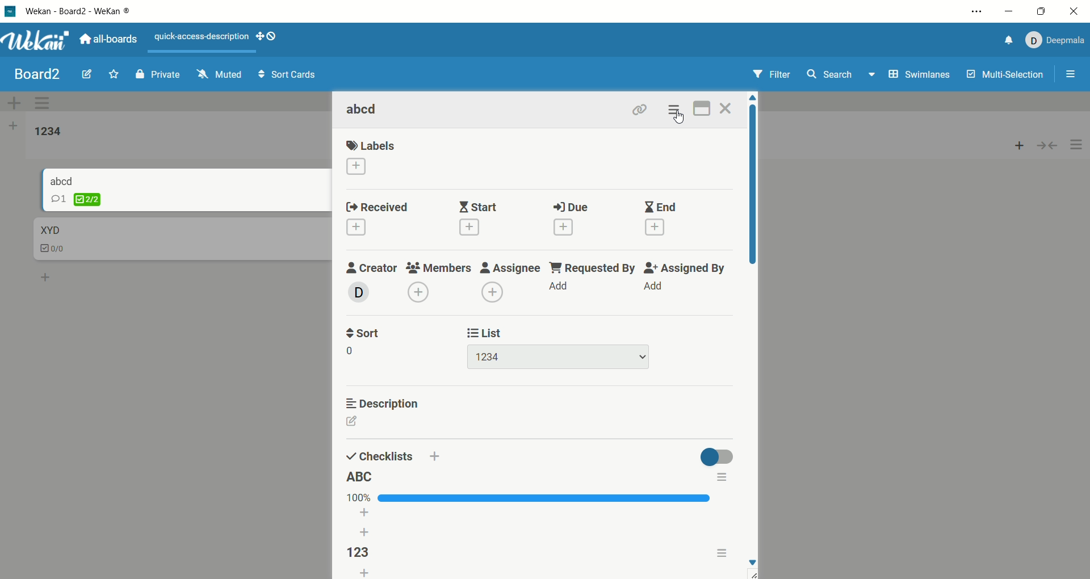 The height and width of the screenshot is (579, 1090). What do you see at coordinates (52, 246) in the screenshot?
I see `checklist` at bounding box center [52, 246].